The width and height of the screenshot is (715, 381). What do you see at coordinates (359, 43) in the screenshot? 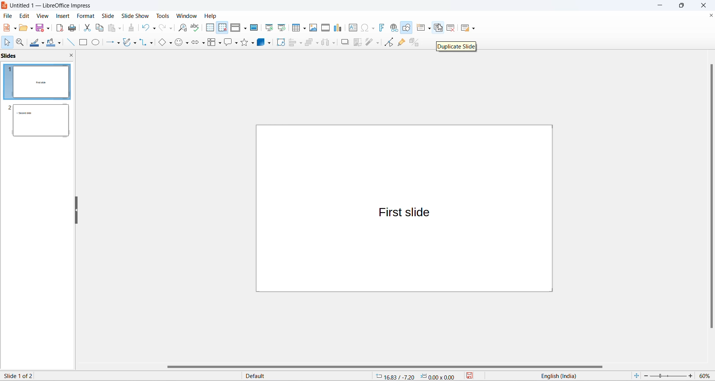
I see `crop image ` at bounding box center [359, 43].